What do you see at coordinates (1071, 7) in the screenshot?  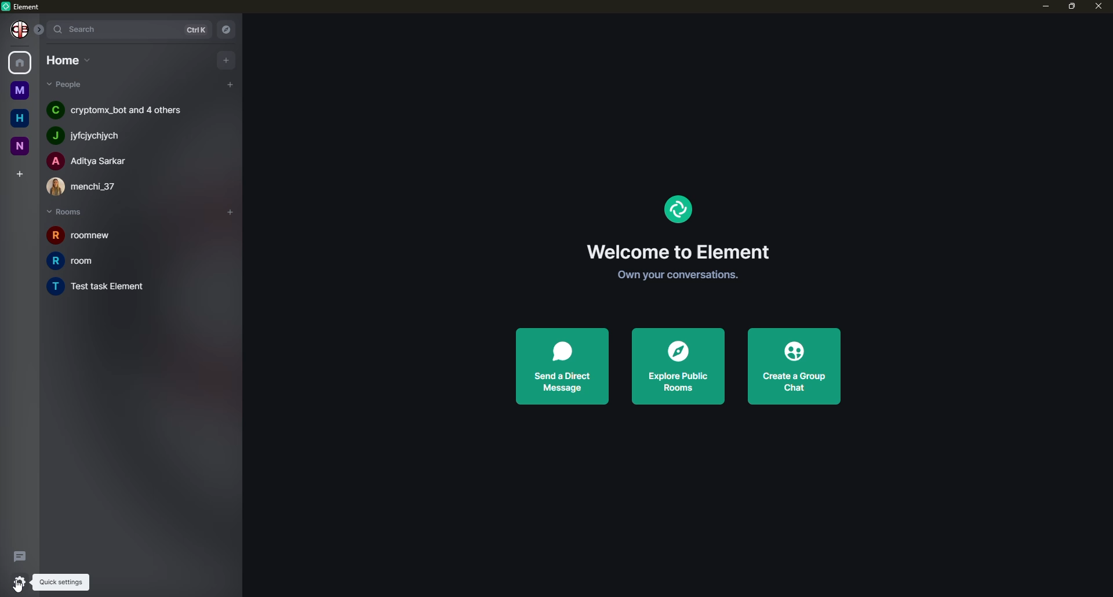 I see `maximize` at bounding box center [1071, 7].